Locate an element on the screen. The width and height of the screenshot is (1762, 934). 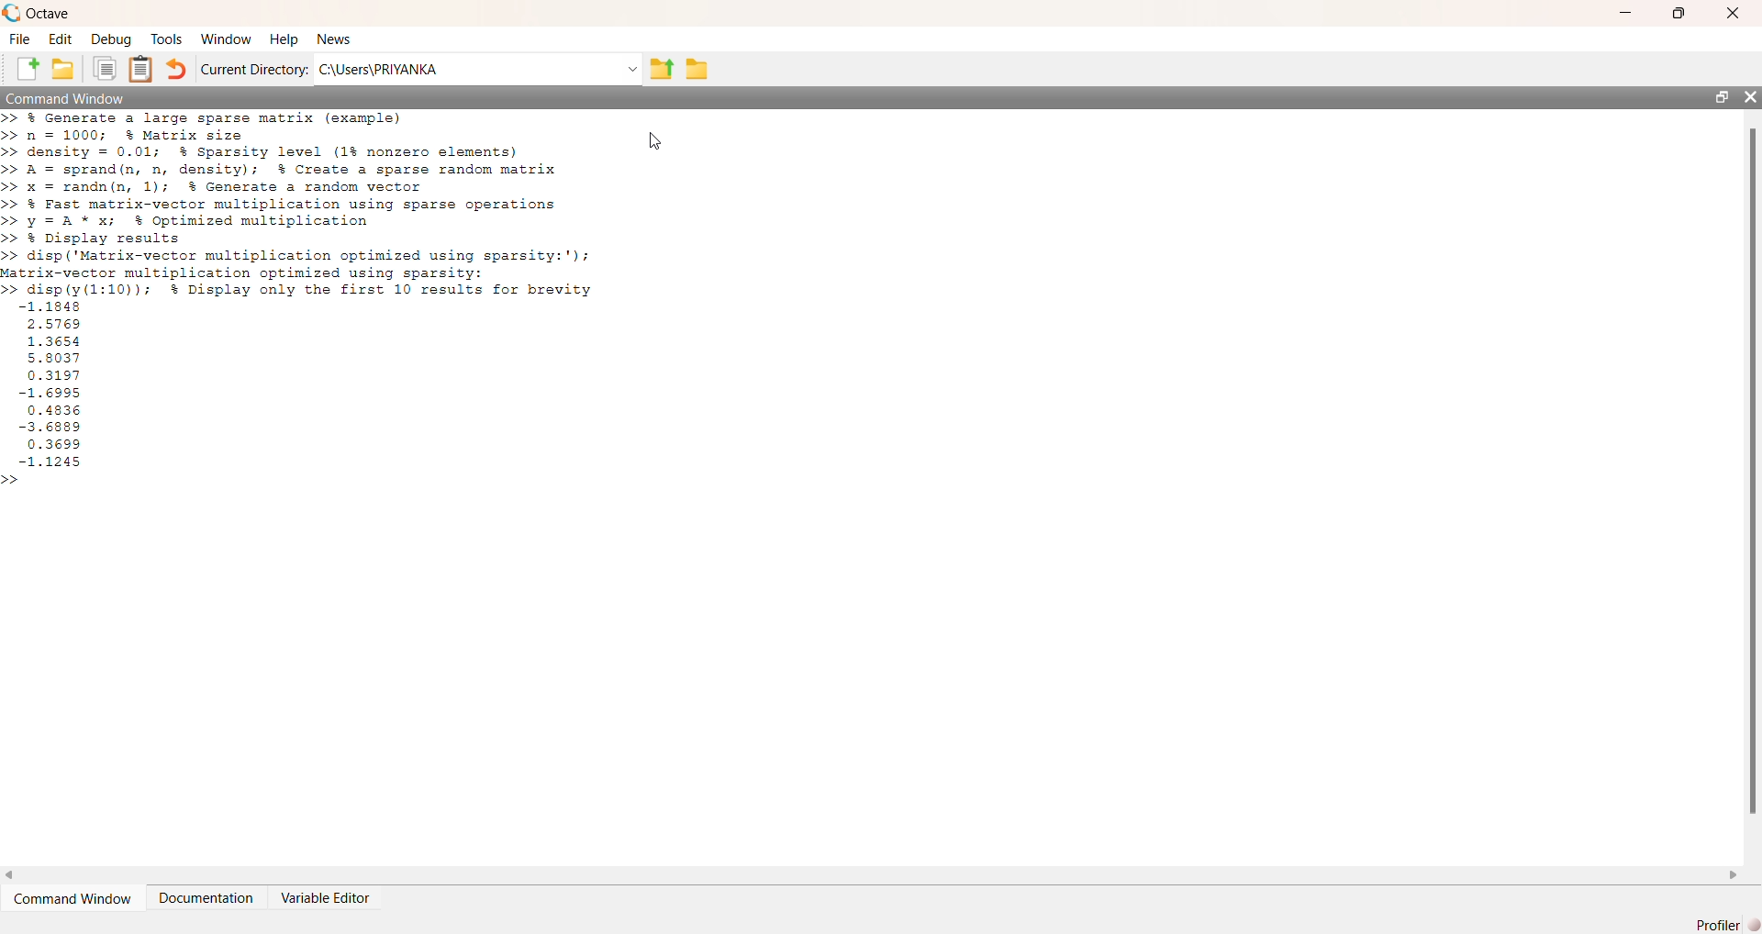
maximize is located at coordinates (1716, 95).